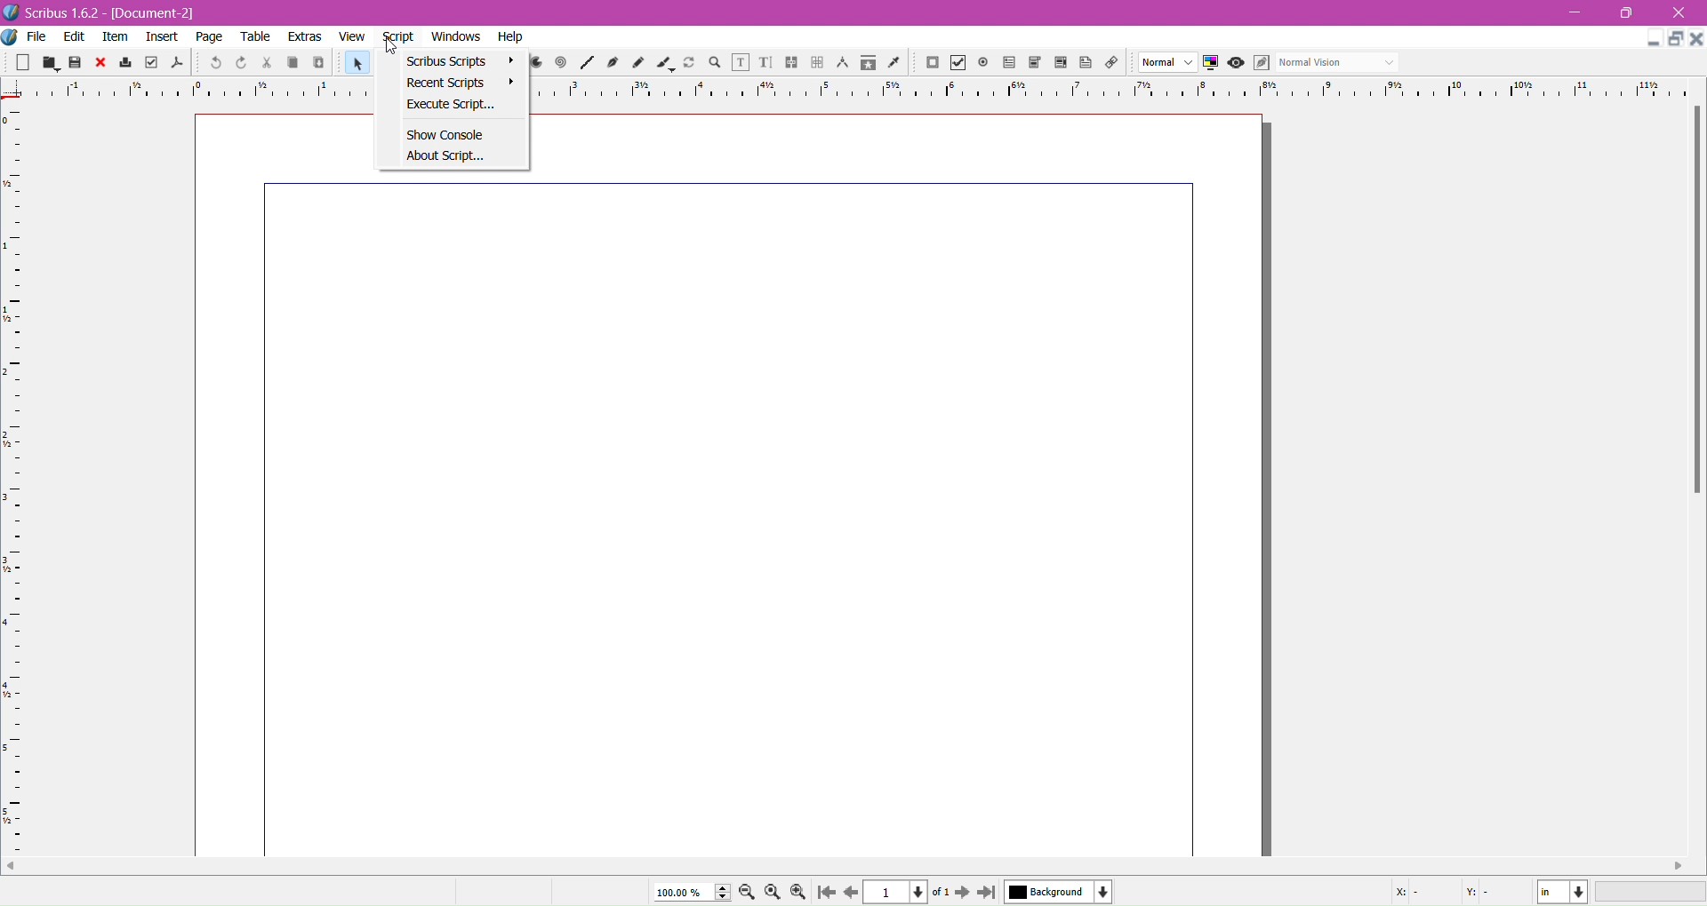 Image resolution: width=1707 pixels, height=906 pixels. Describe the element at coordinates (450, 156) in the screenshot. I see `About Script` at that location.